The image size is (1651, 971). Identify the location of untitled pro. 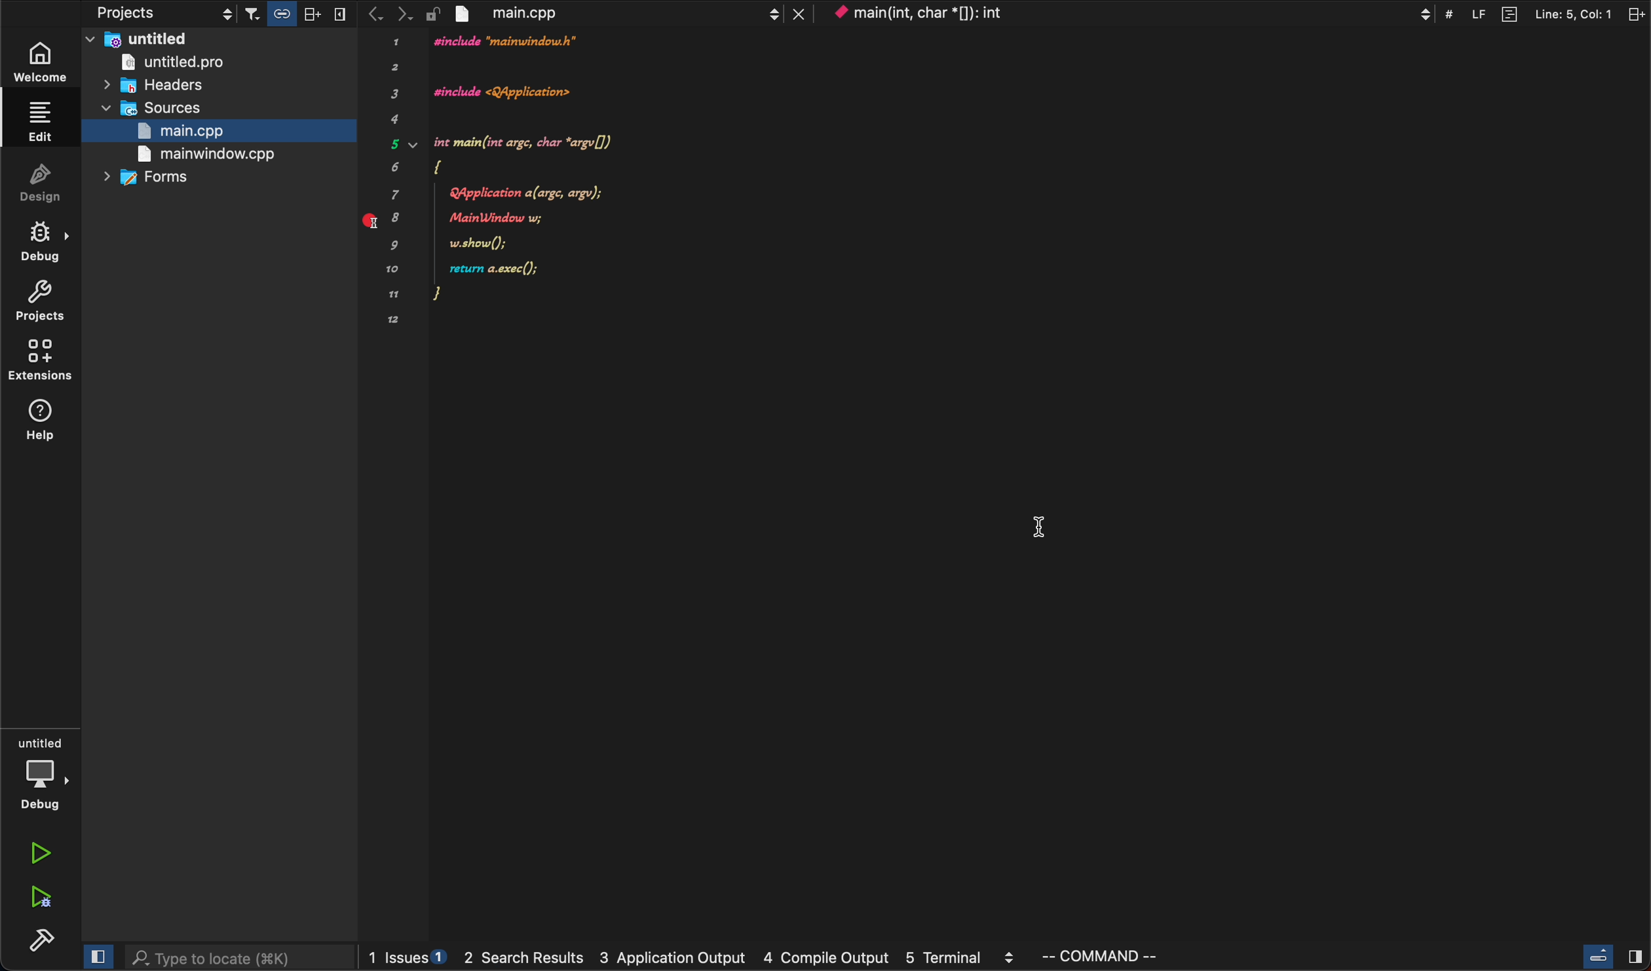
(202, 63).